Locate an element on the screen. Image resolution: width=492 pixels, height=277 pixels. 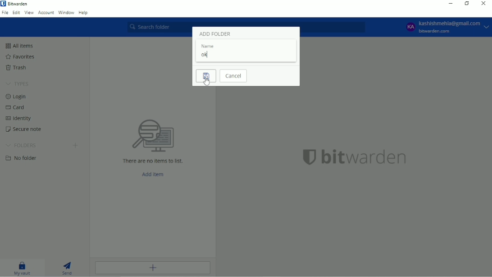
bitwarden is located at coordinates (366, 159).